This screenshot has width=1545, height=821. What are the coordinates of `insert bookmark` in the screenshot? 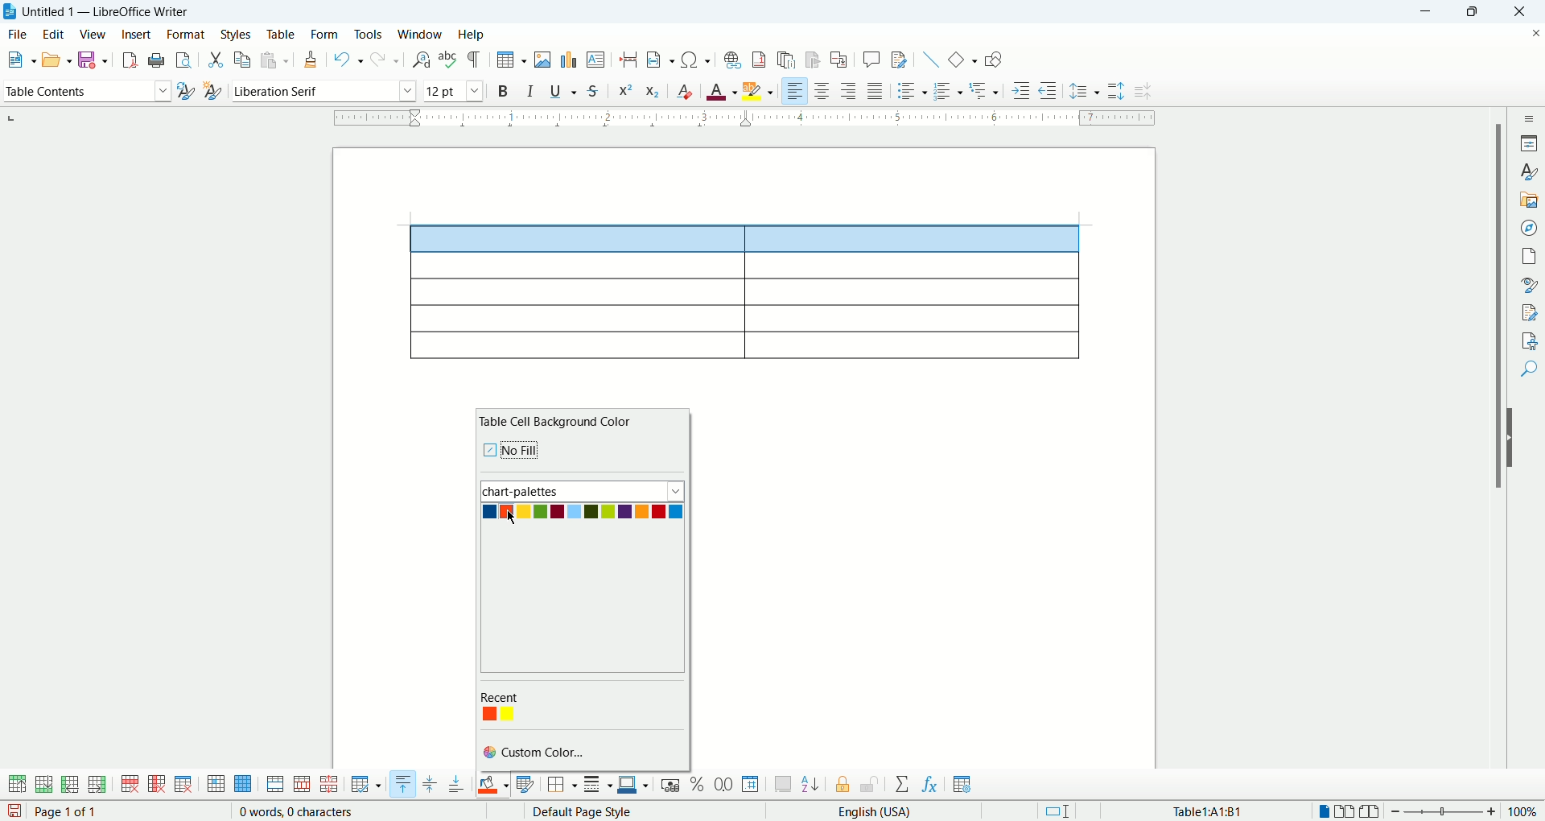 It's located at (814, 60).